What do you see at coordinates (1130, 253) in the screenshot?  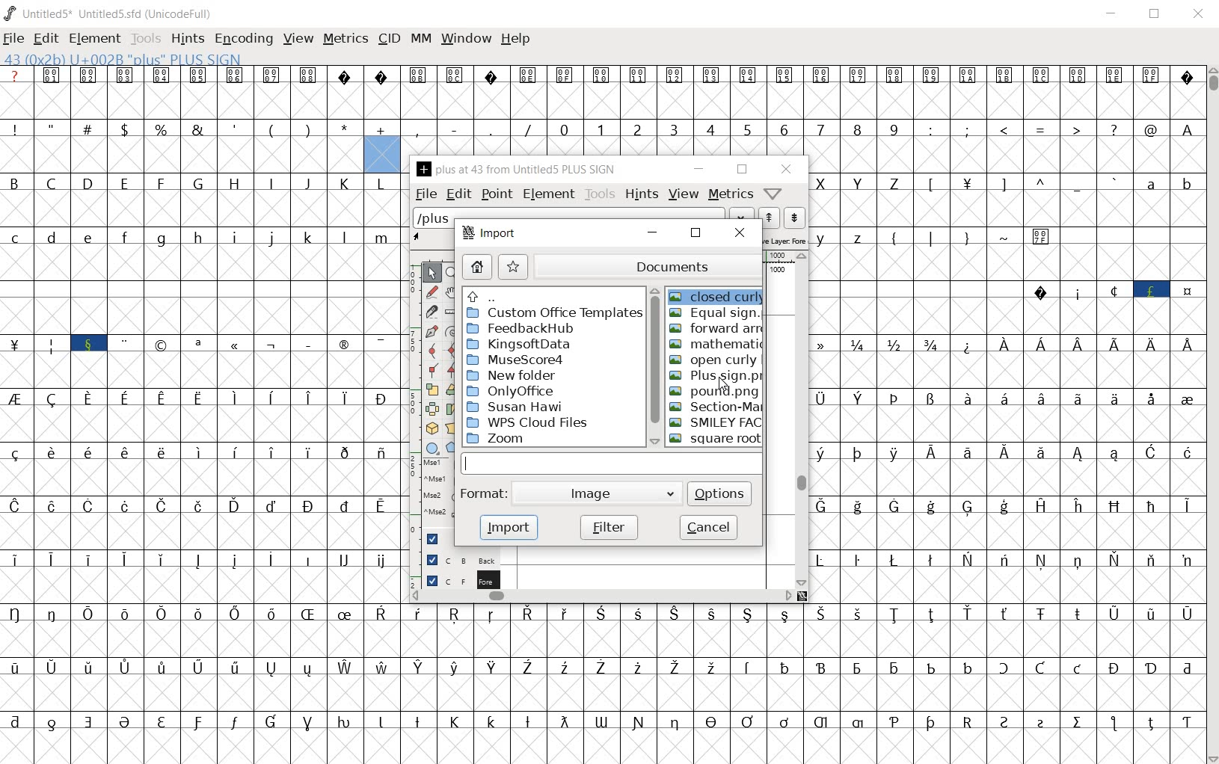 I see `Slot` at bounding box center [1130, 253].